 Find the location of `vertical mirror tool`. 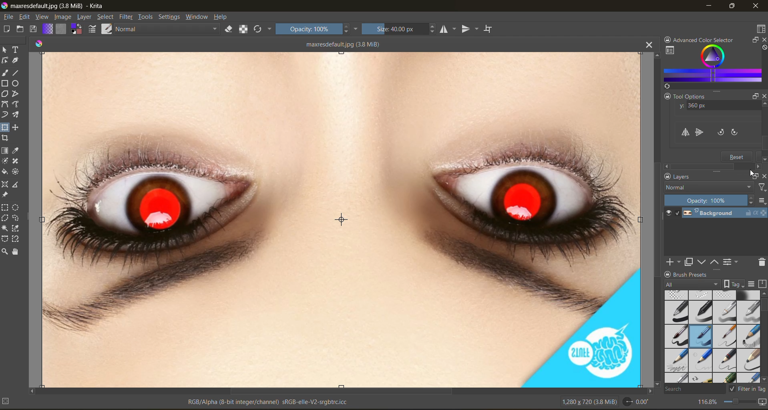

vertical mirror tool is located at coordinates (471, 30).